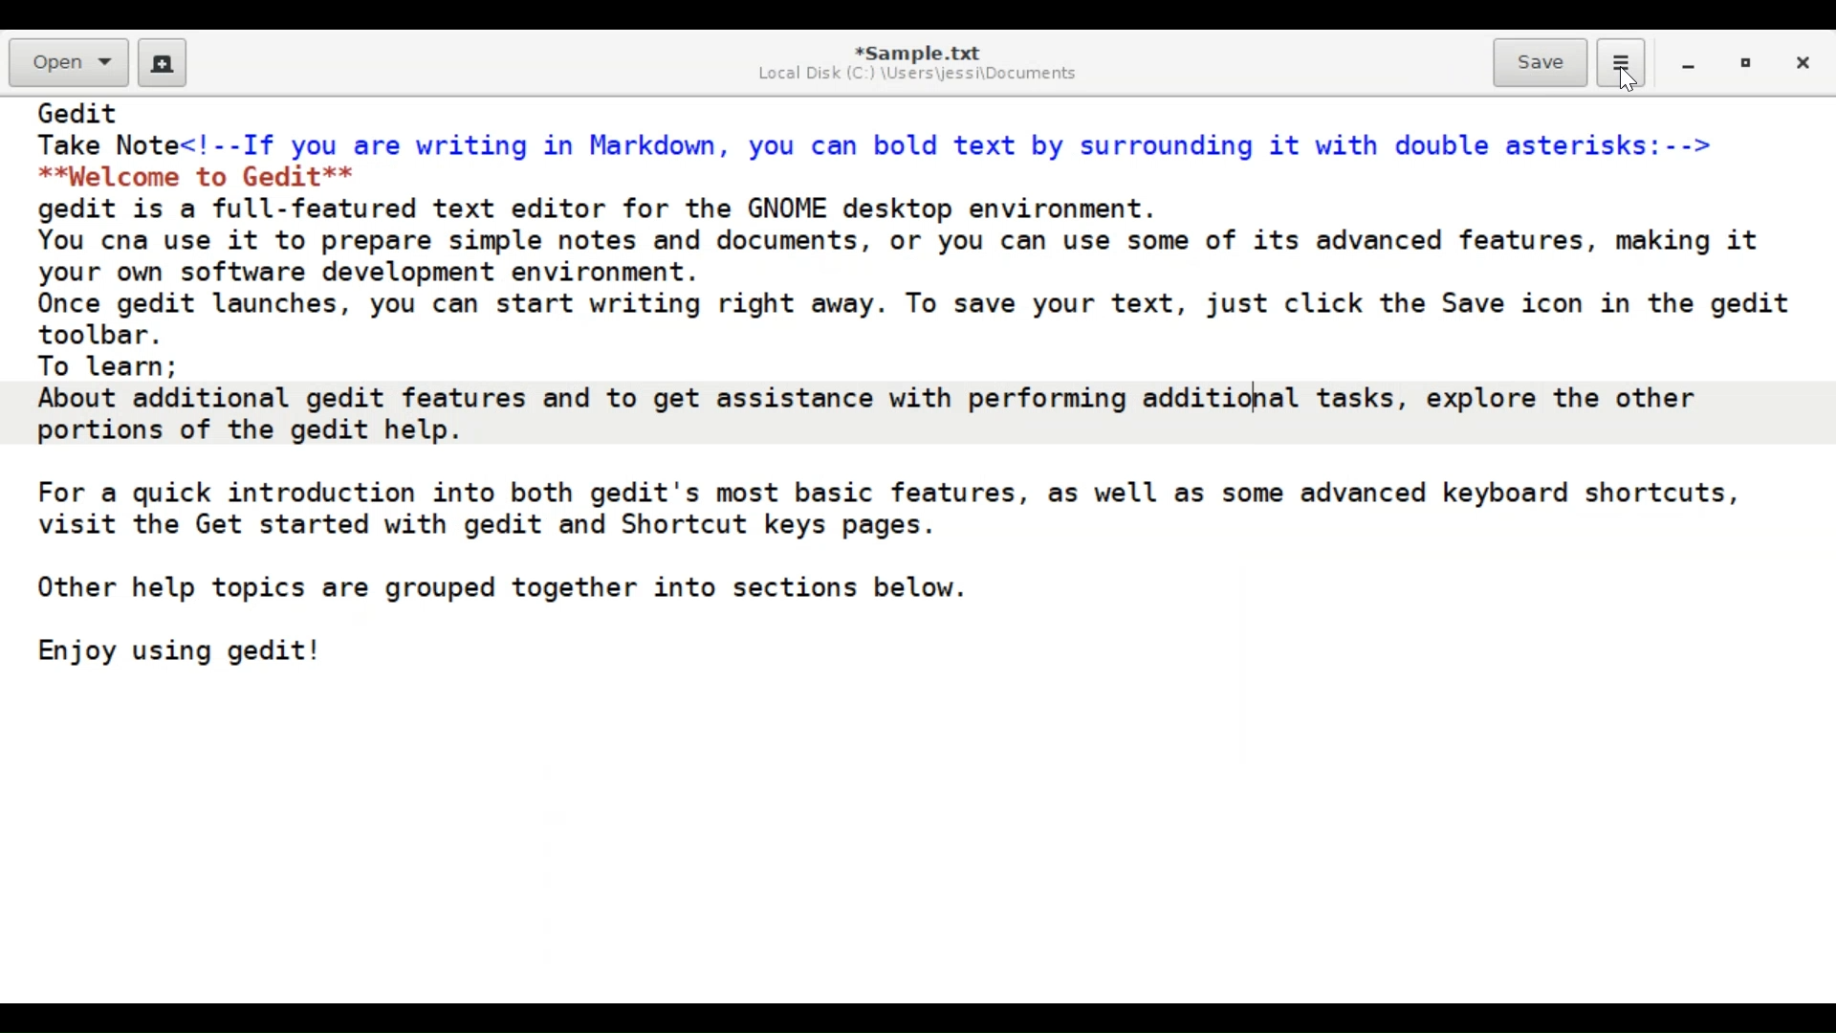  What do you see at coordinates (163, 63) in the screenshot?
I see `Create a new document` at bounding box center [163, 63].